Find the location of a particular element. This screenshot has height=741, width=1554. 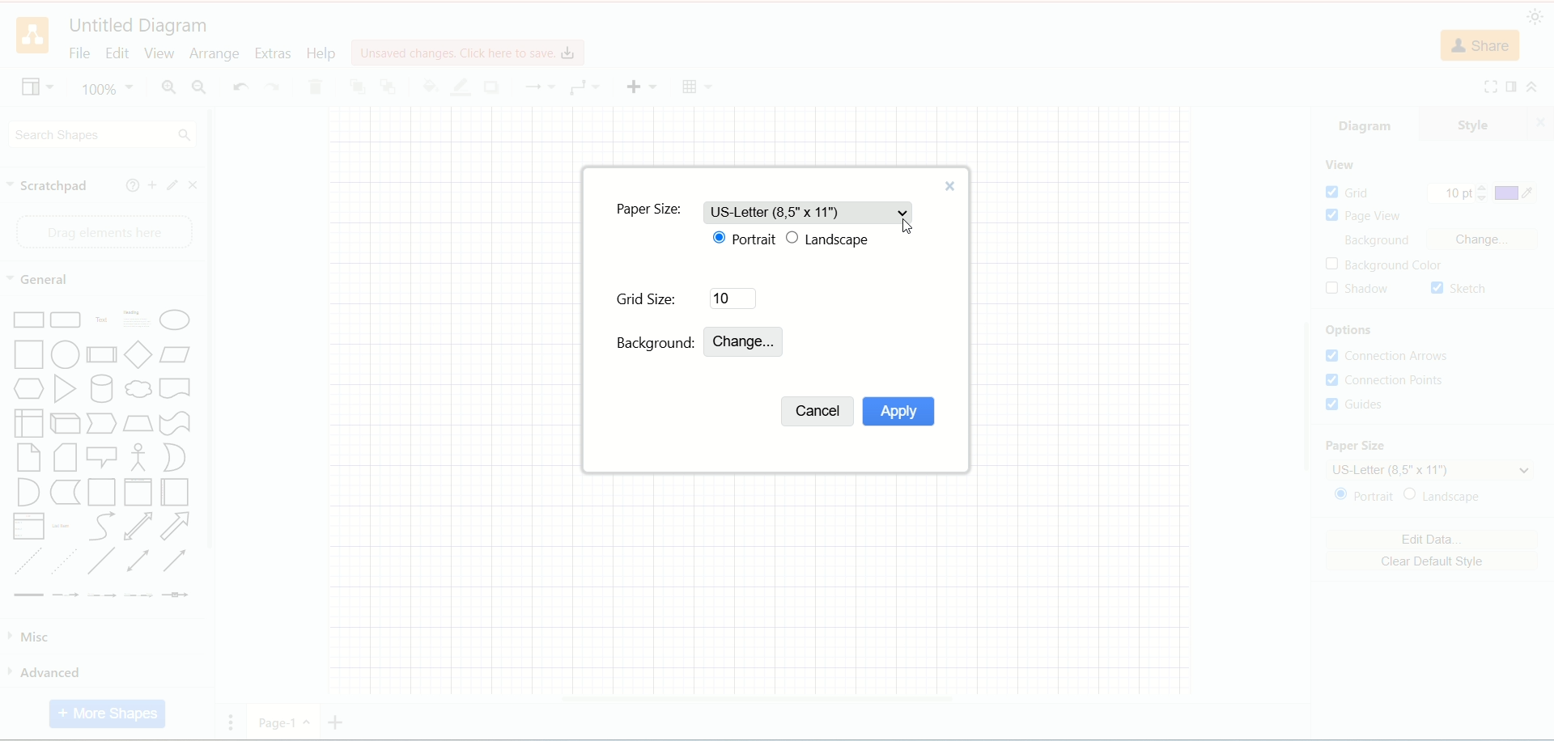

vertical scroll bar is located at coordinates (1306, 404).